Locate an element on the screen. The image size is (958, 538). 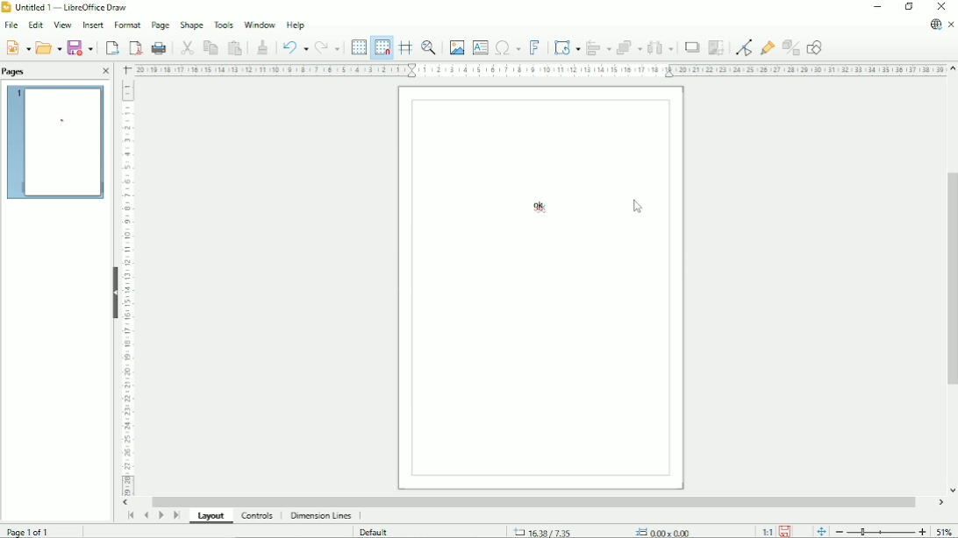
Update available is located at coordinates (935, 24).